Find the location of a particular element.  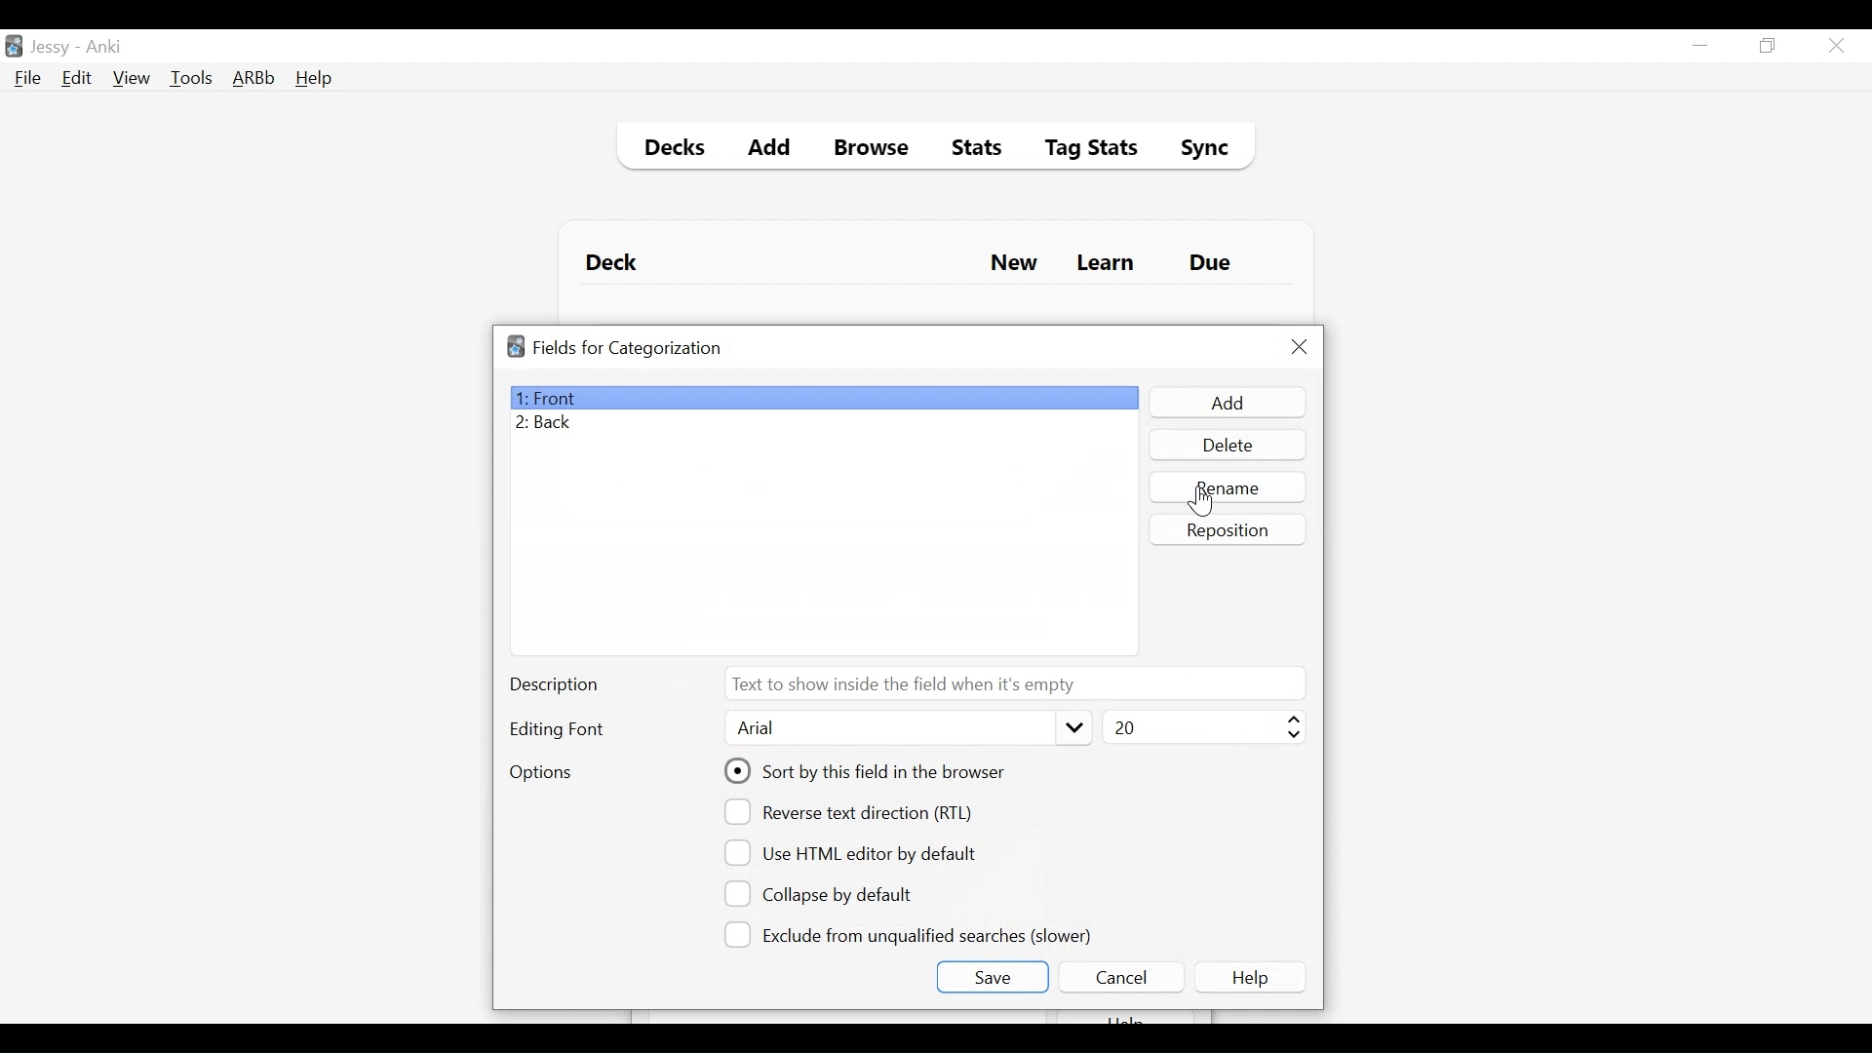

Edit is located at coordinates (75, 80).